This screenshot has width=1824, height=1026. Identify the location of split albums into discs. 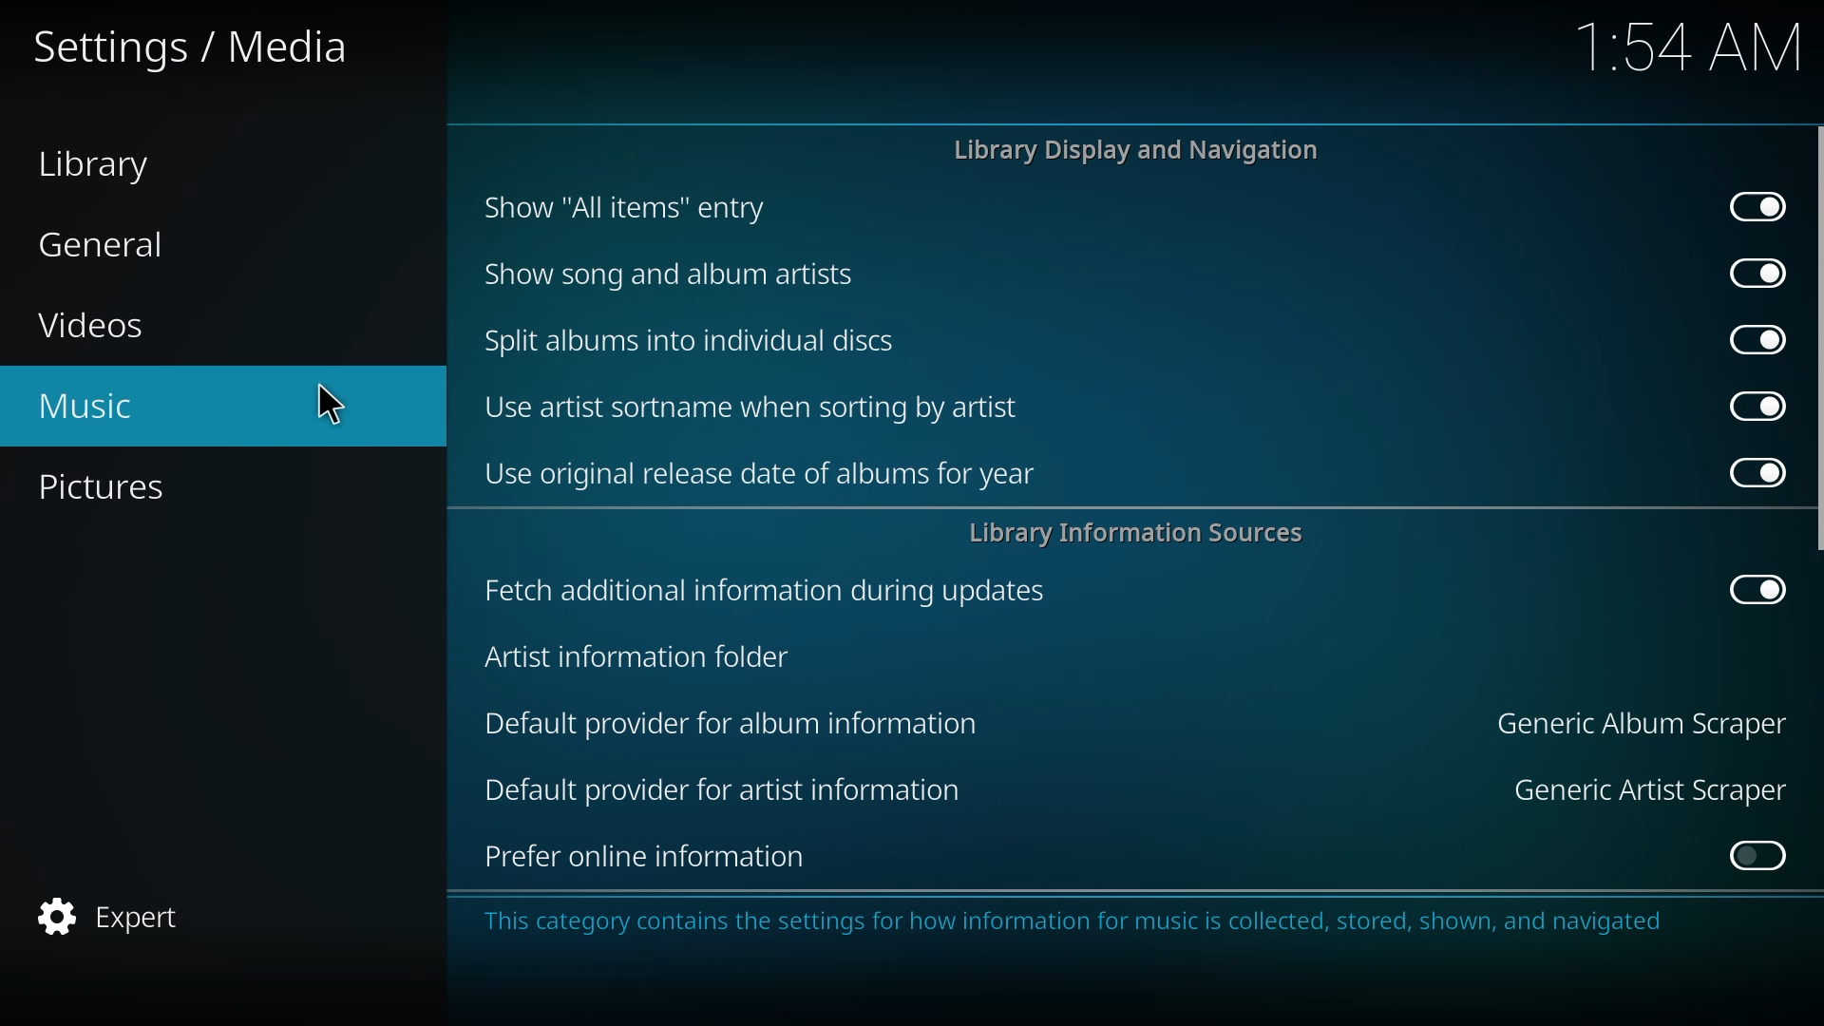
(697, 341).